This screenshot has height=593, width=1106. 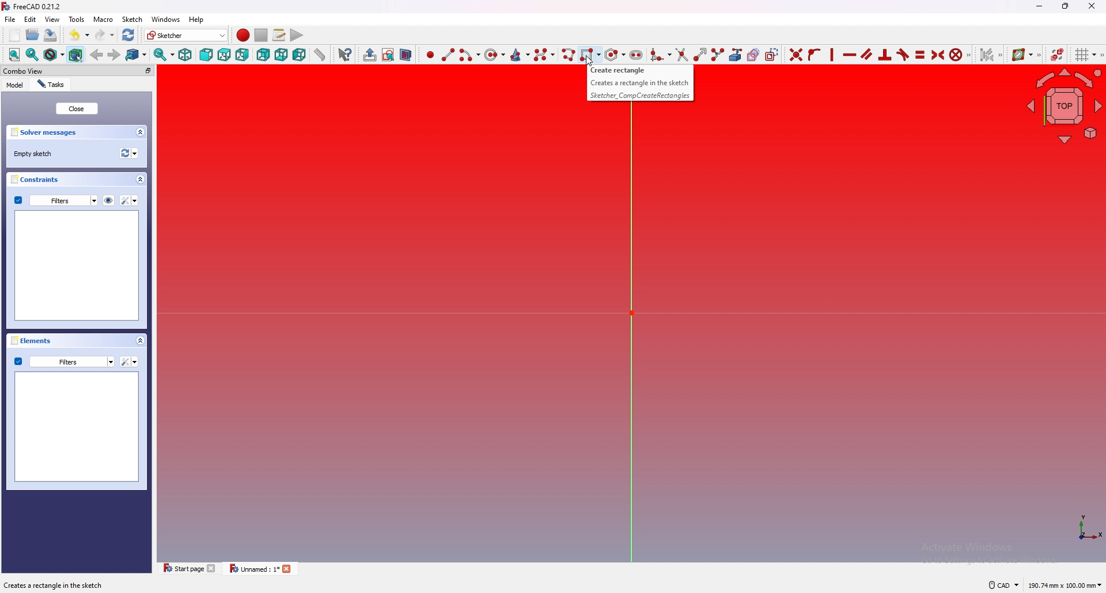 What do you see at coordinates (868, 54) in the screenshot?
I see `constraint parallel` at bounding box center [868, 54].